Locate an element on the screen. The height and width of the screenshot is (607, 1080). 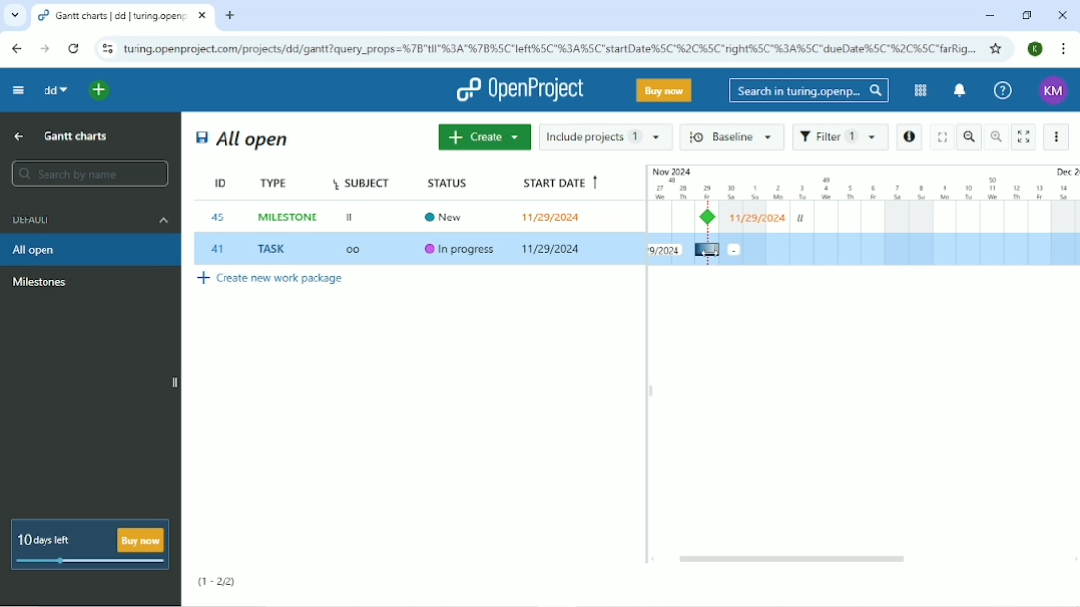
ll is located at coordinates (801, 218).